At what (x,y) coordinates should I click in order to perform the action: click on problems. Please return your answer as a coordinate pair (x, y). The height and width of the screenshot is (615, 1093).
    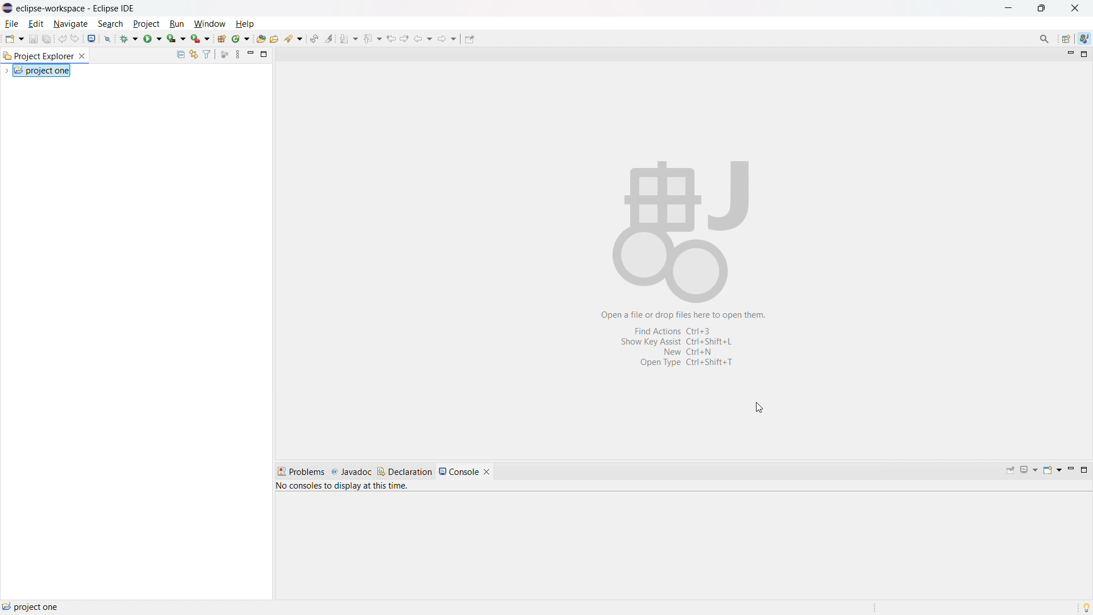
    Looking at the image, I should click on (301, 472).